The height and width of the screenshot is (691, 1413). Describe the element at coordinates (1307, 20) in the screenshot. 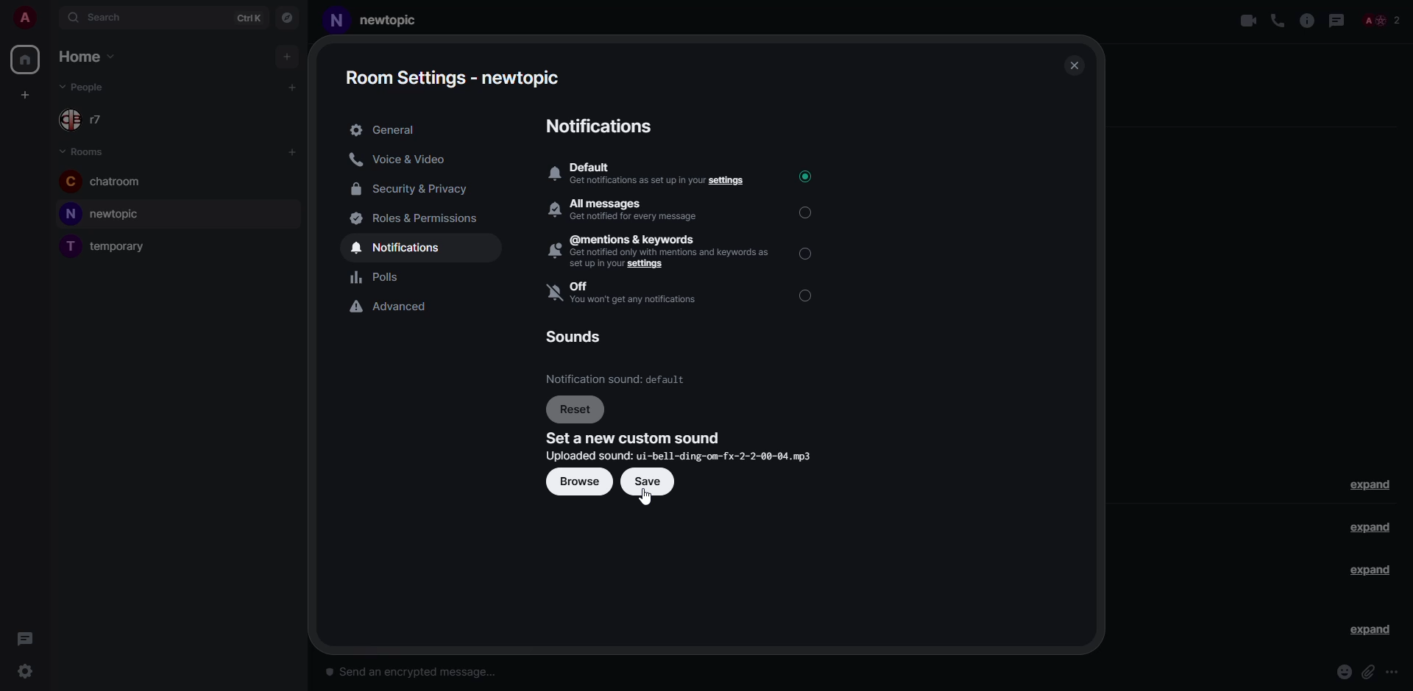

I see `info` at that location.